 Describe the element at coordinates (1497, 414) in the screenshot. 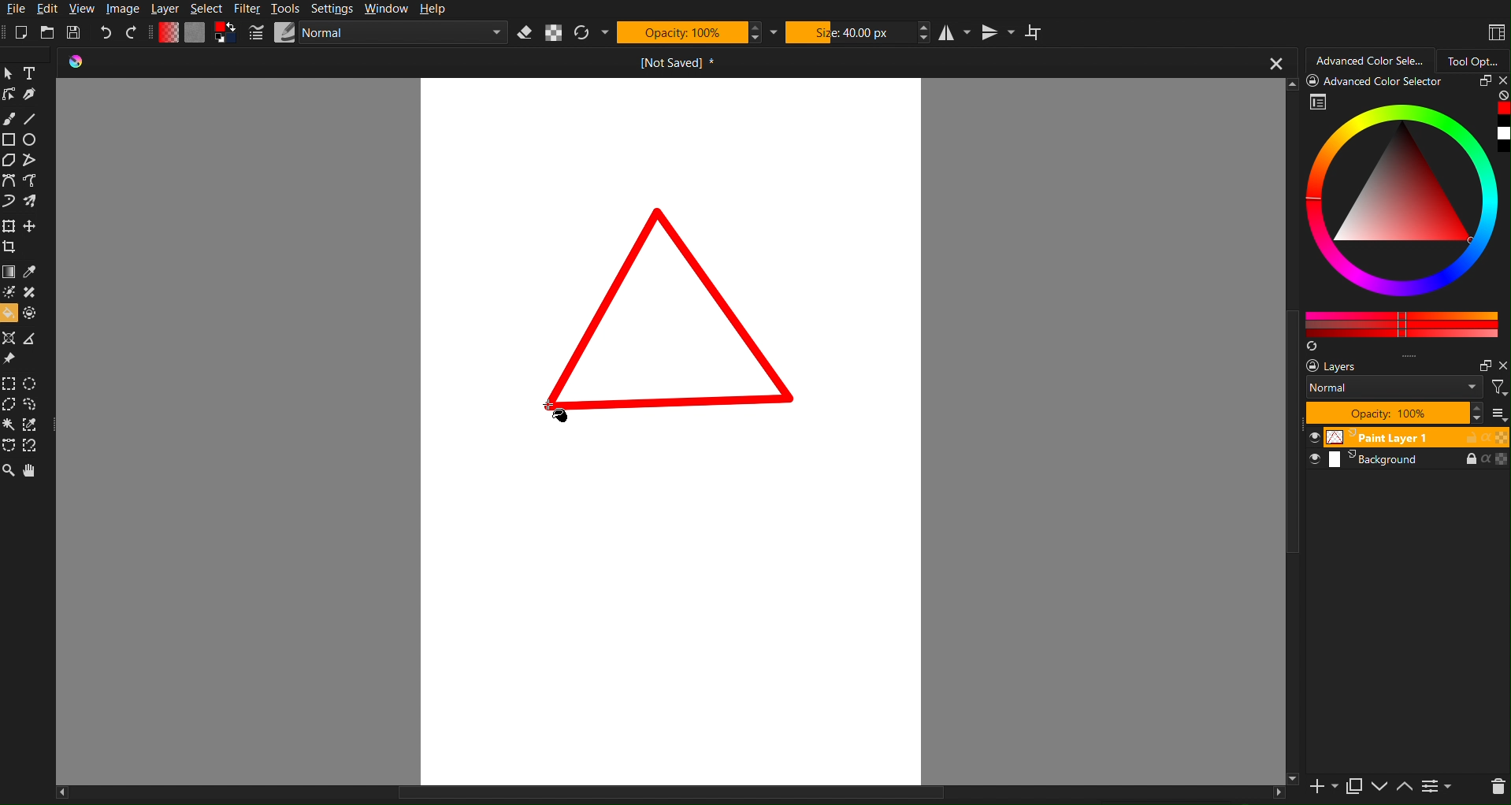

I see `more` at that location.